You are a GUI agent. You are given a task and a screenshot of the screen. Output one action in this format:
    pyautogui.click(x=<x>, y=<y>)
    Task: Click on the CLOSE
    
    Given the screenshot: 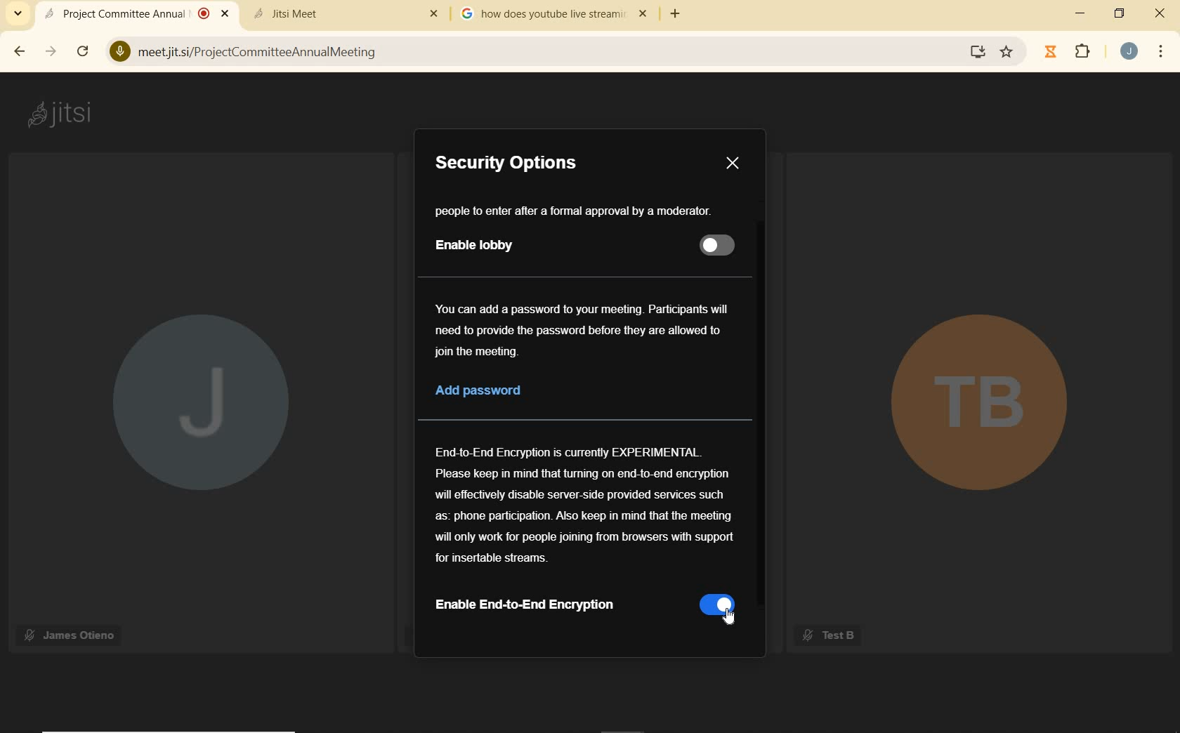 What is the action you would take?
    pyautogui.click(x=1155, y=13)
    